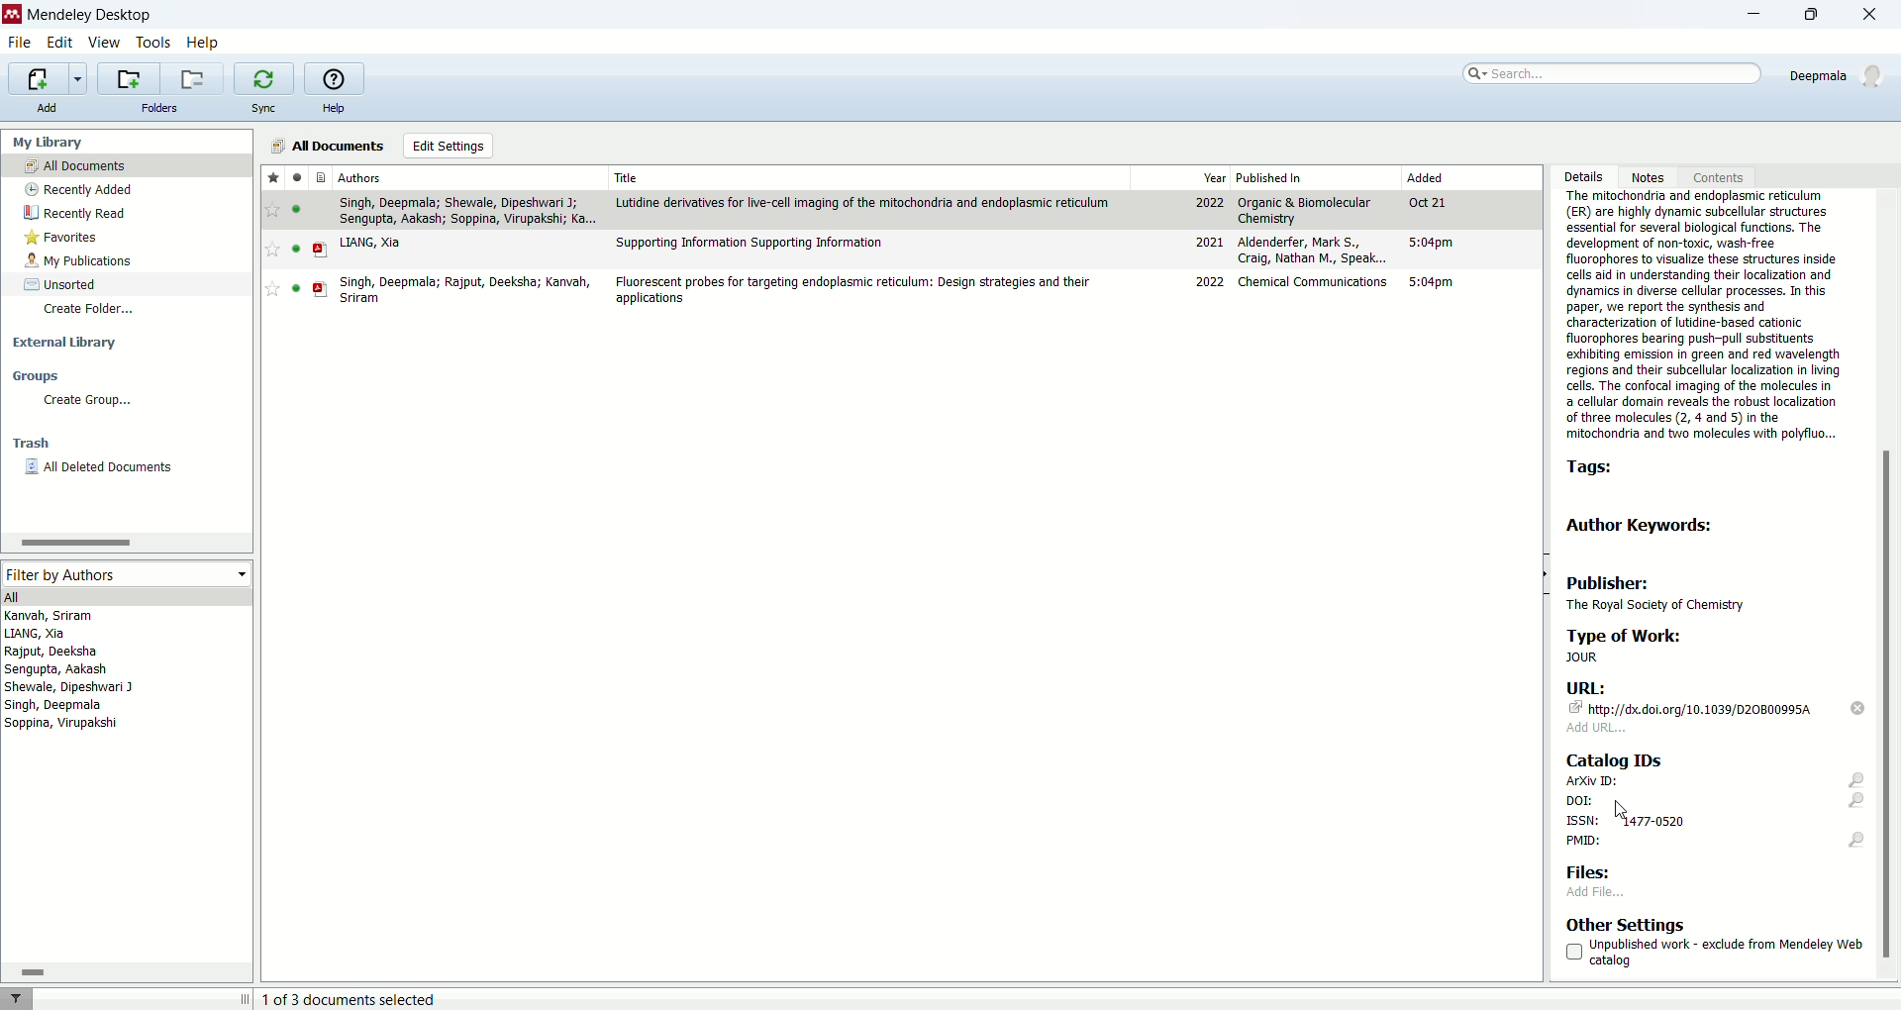 The image size is (1901, 1010). Describe the element at coordinates (92, 311) in the screenshot. I see `create folder` at that location.